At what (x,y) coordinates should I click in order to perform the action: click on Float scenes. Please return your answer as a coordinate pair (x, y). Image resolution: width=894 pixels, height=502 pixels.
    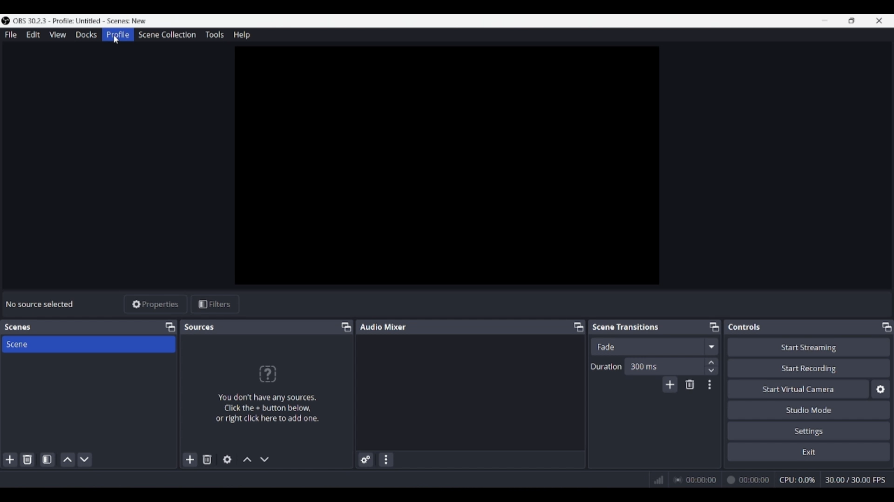
    Looking at the image, I should click on (170, 327).